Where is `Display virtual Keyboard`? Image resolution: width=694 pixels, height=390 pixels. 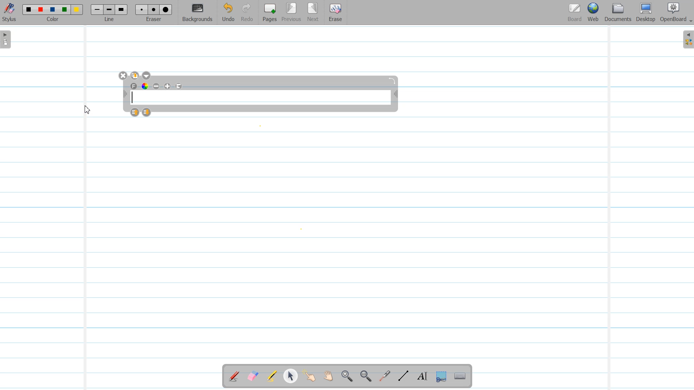
Display virtual Keyboard is located at coordinates (460, 377).